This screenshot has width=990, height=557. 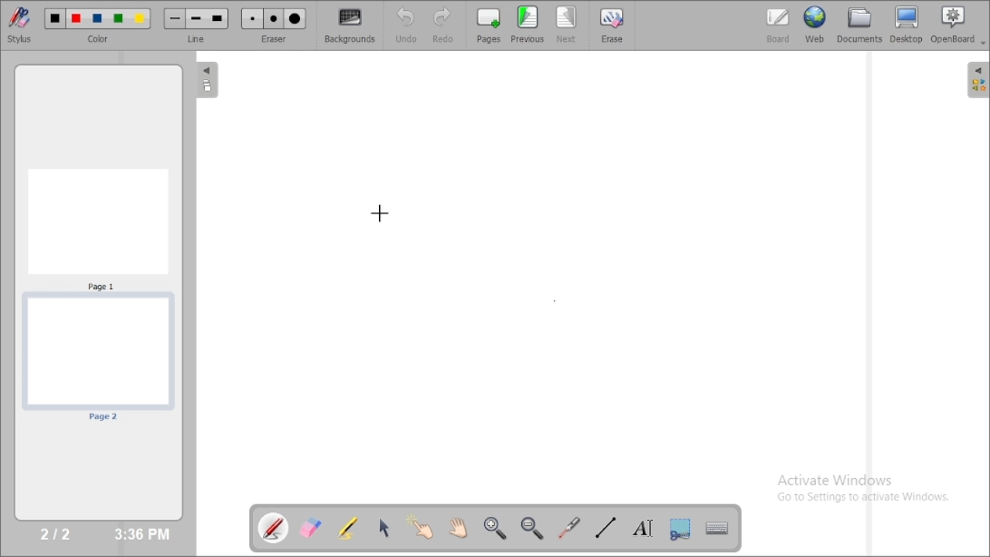 I want to click on board, so click(x=778, y=26).